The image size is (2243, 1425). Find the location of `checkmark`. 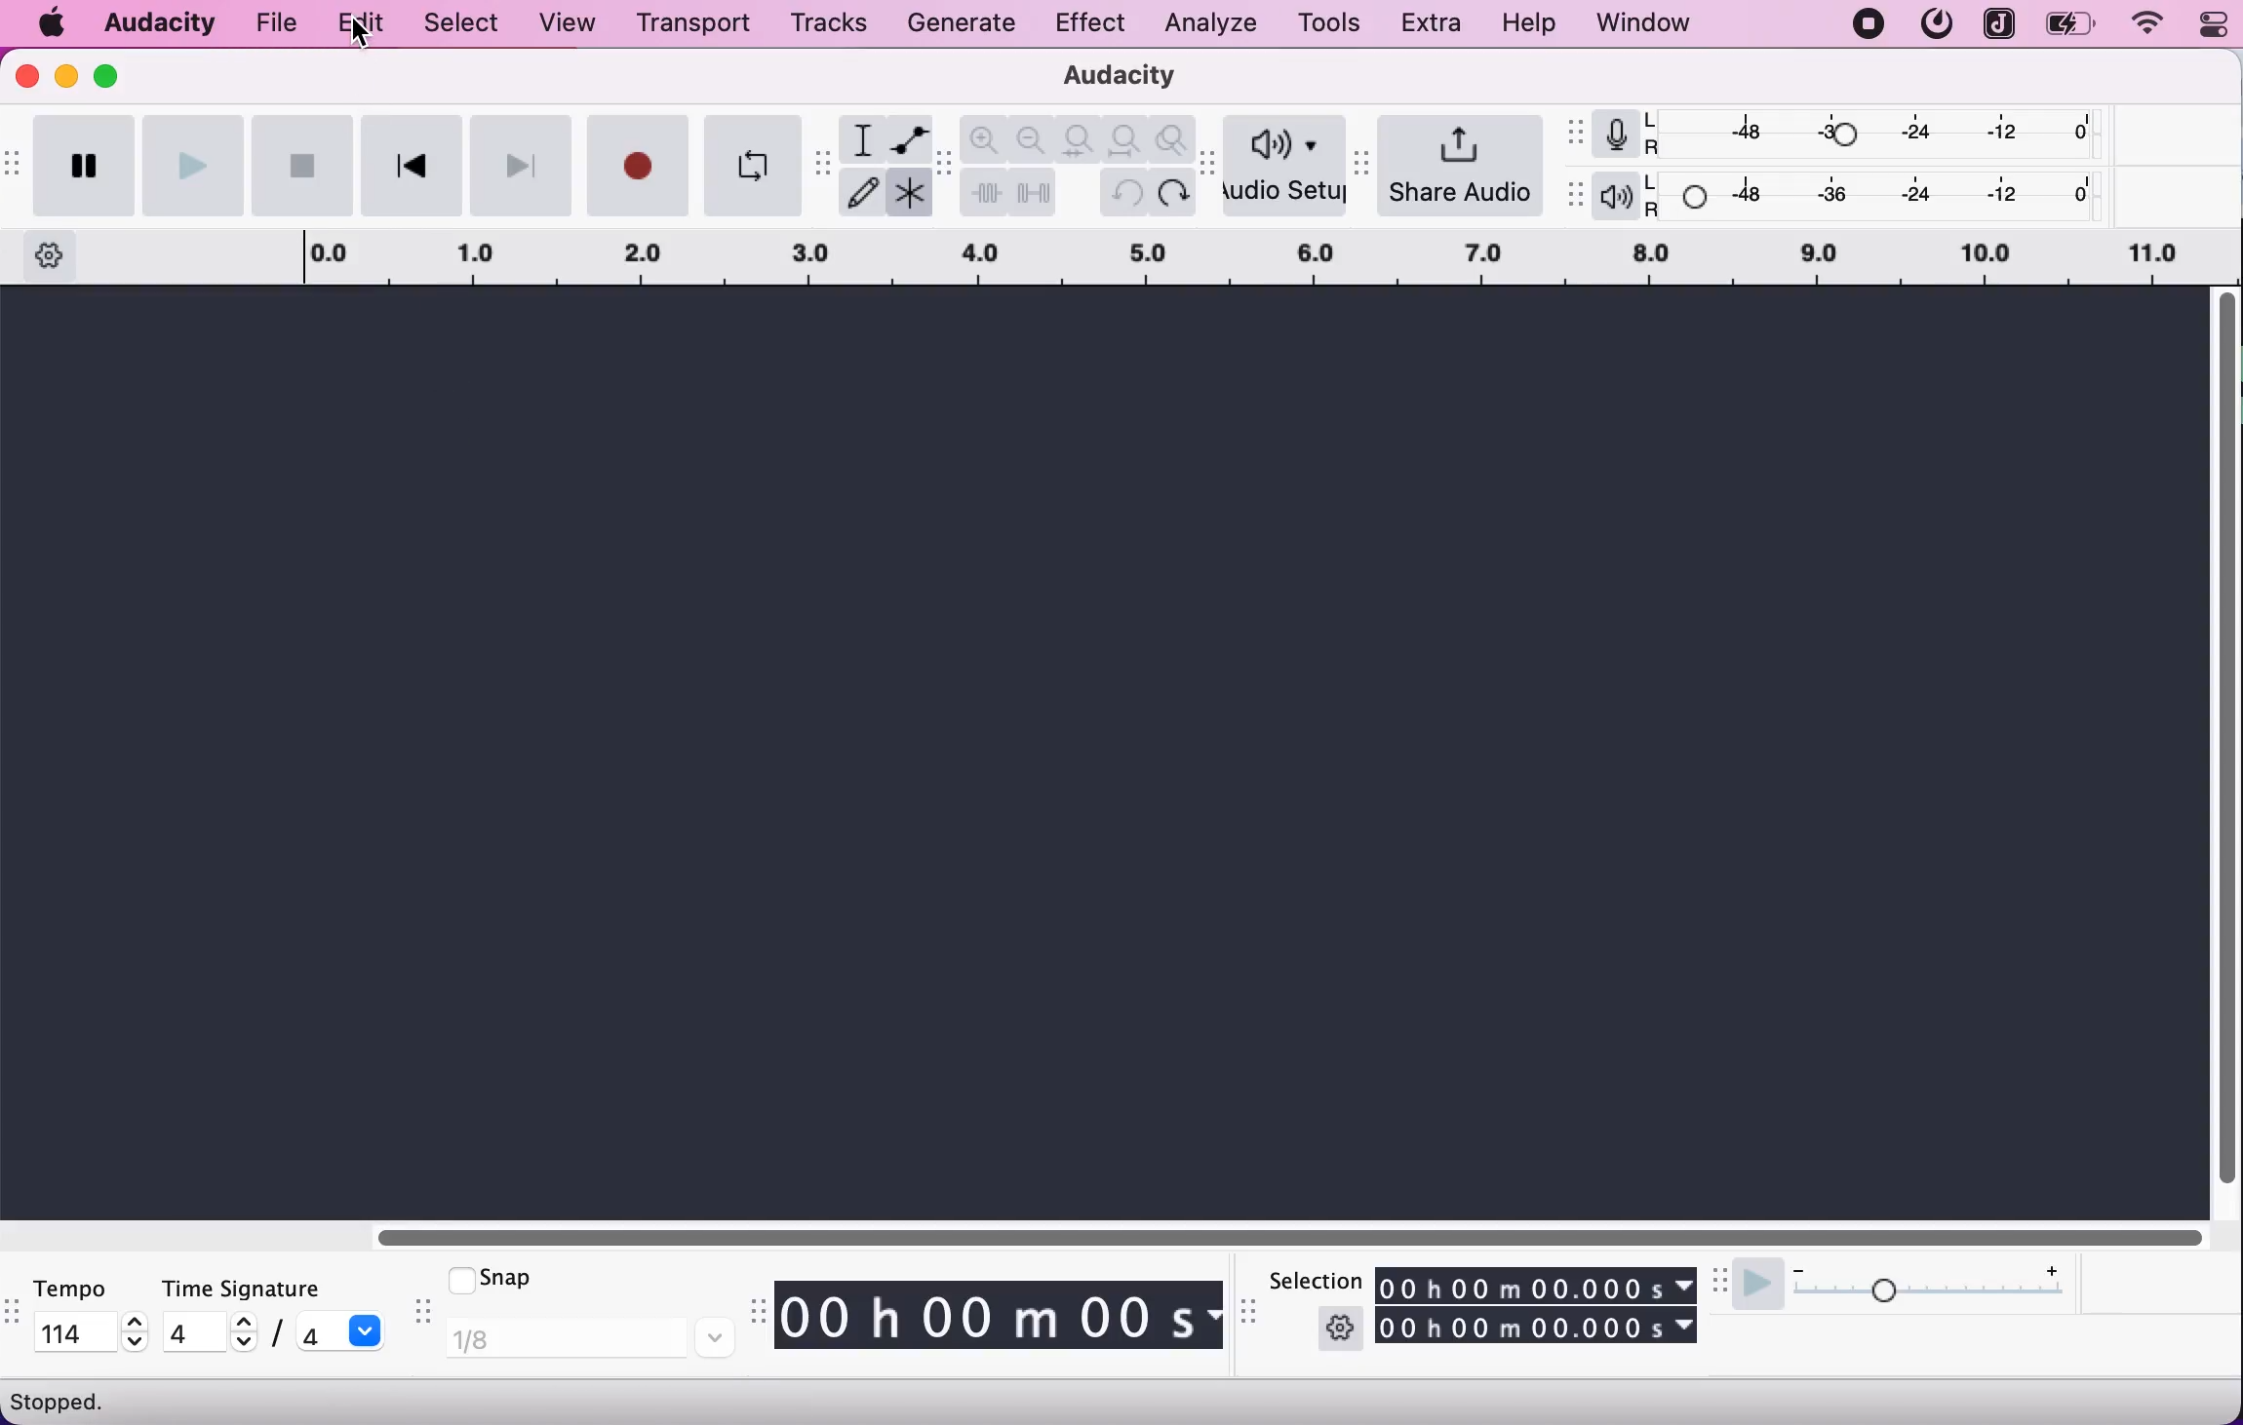

checkmark is located at coordinates (458, 1278).